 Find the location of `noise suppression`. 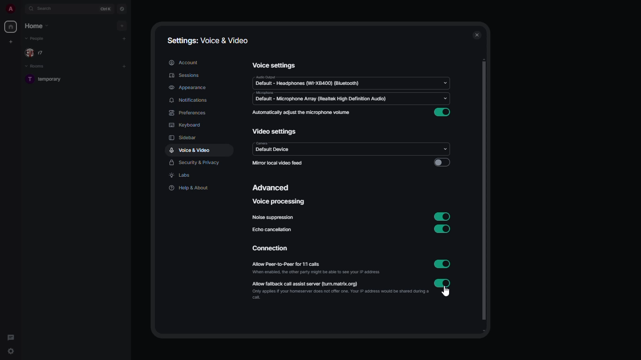

noise suppression is located at coordinates (274, 218).